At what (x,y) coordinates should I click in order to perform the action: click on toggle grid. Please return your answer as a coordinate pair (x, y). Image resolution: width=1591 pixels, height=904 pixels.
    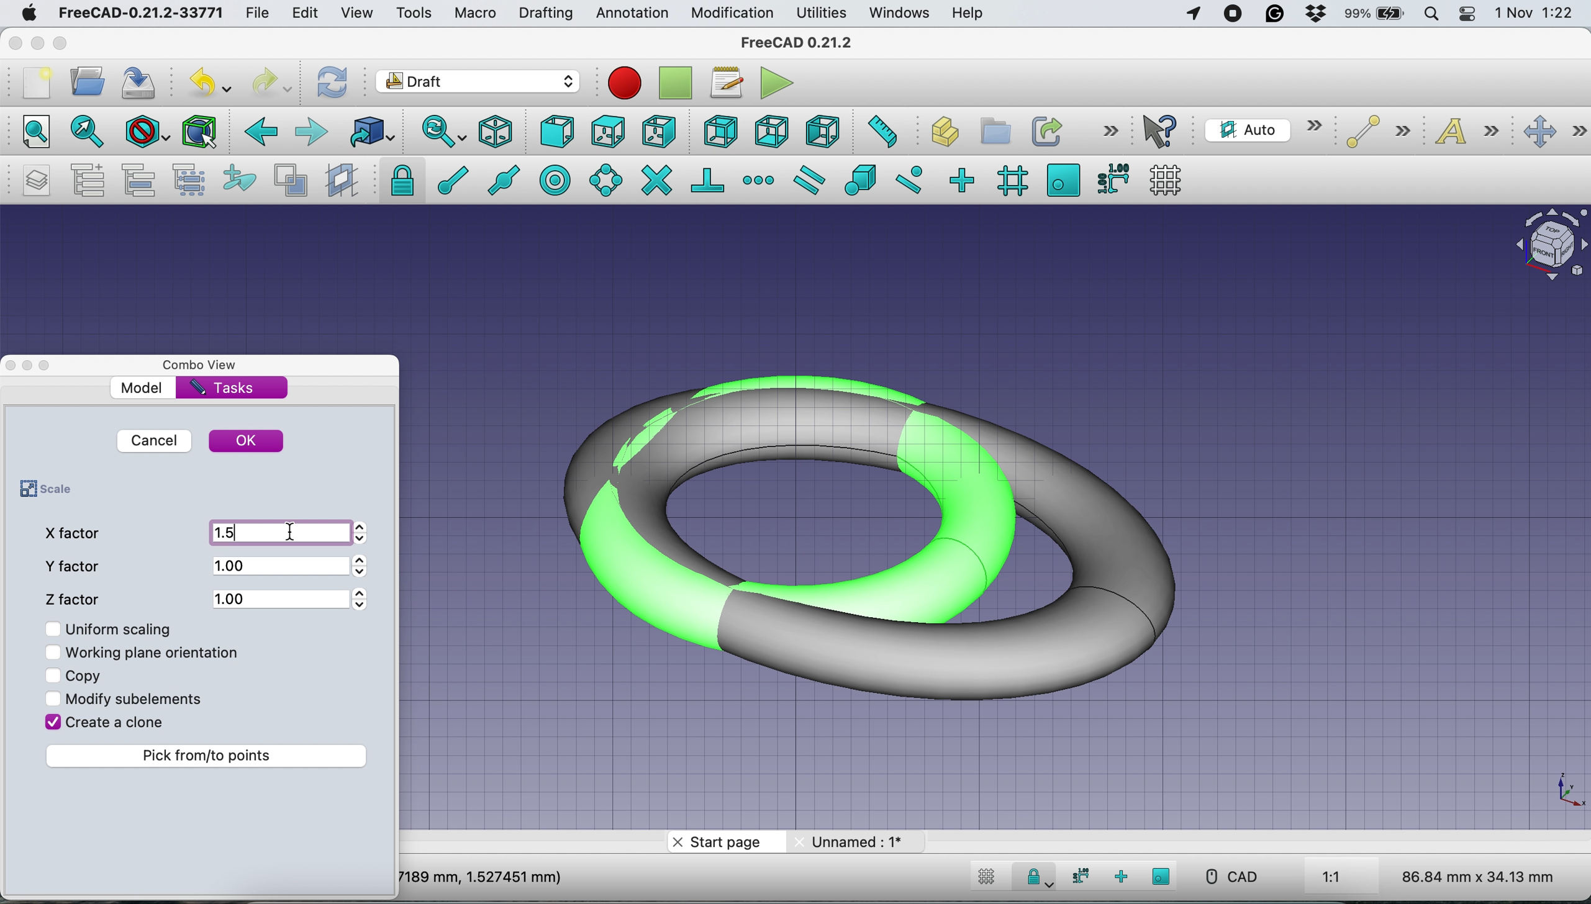
    Looking at the image, I should click on (987, 879).